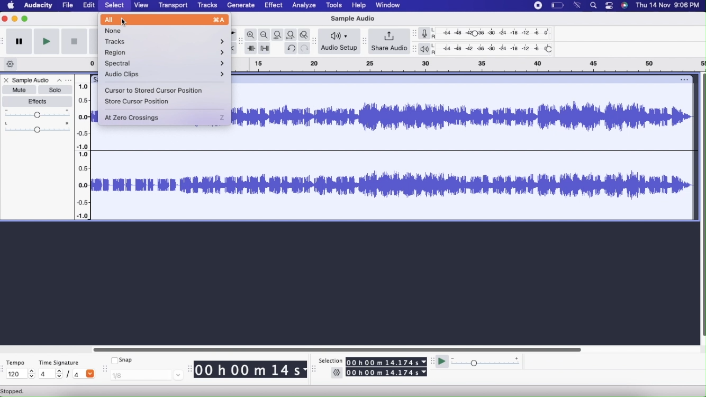 This screenshot has width=706, height=397. Describe the element at coordinates (38, 101) in the screenshot. I see `Effects` at that location.